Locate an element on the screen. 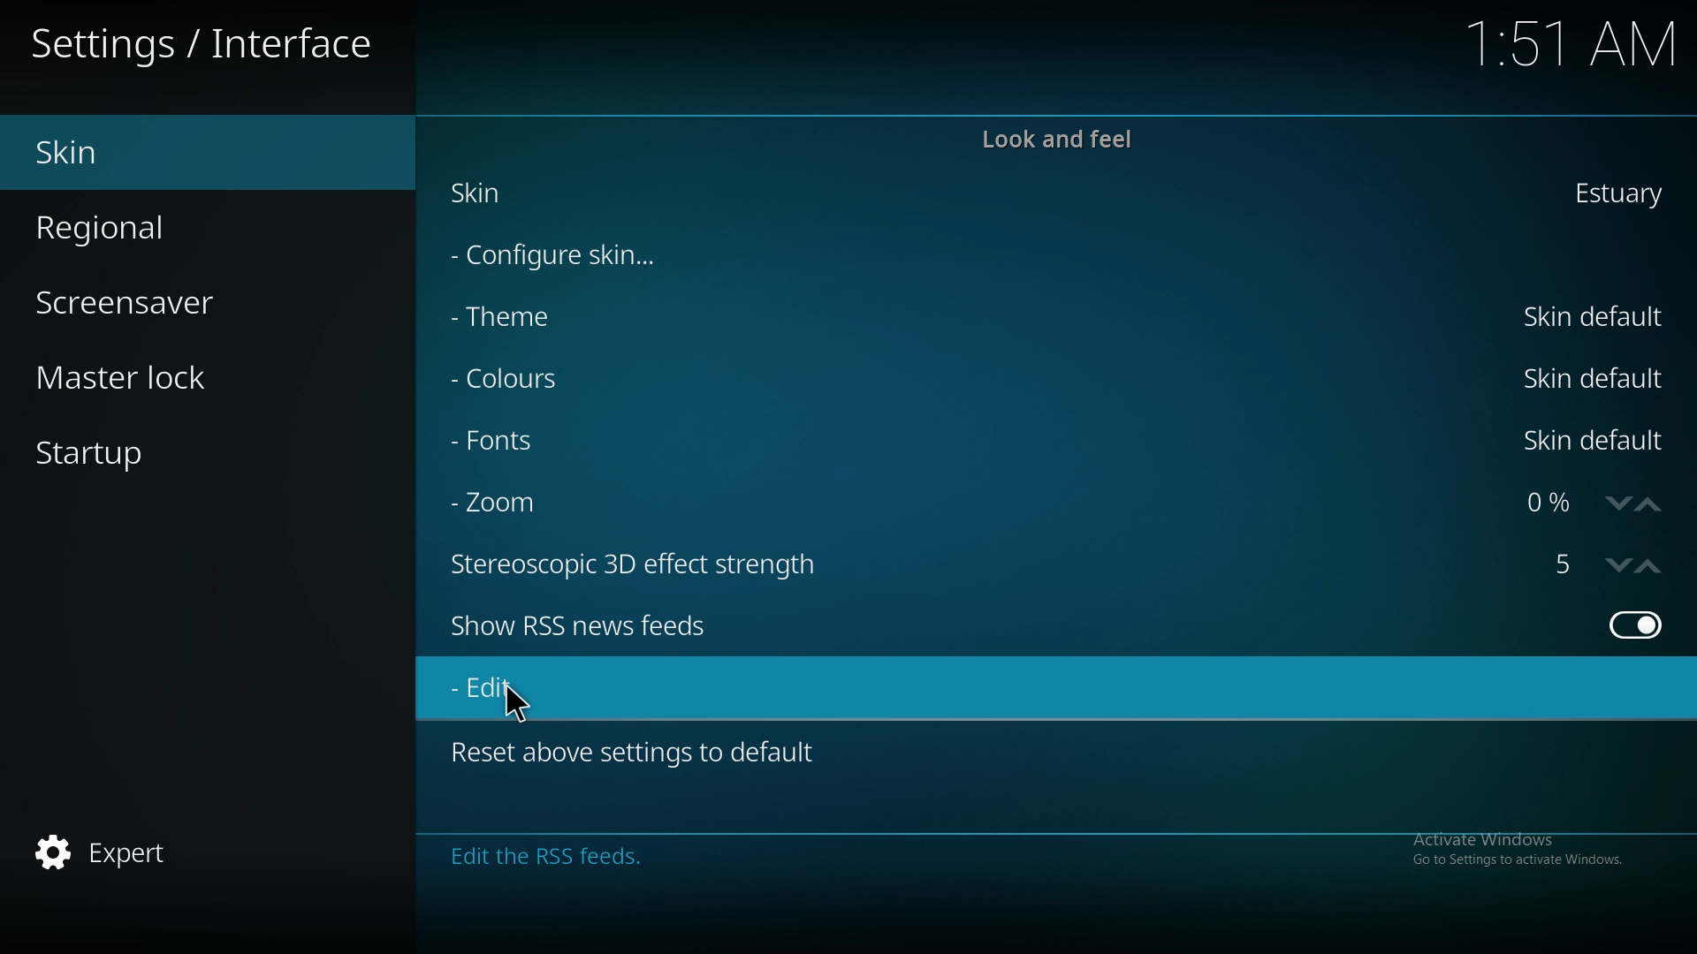 The height and width of the screenshot is (954, 1697). 1:51 AM is located at coordinates (1568, 47).